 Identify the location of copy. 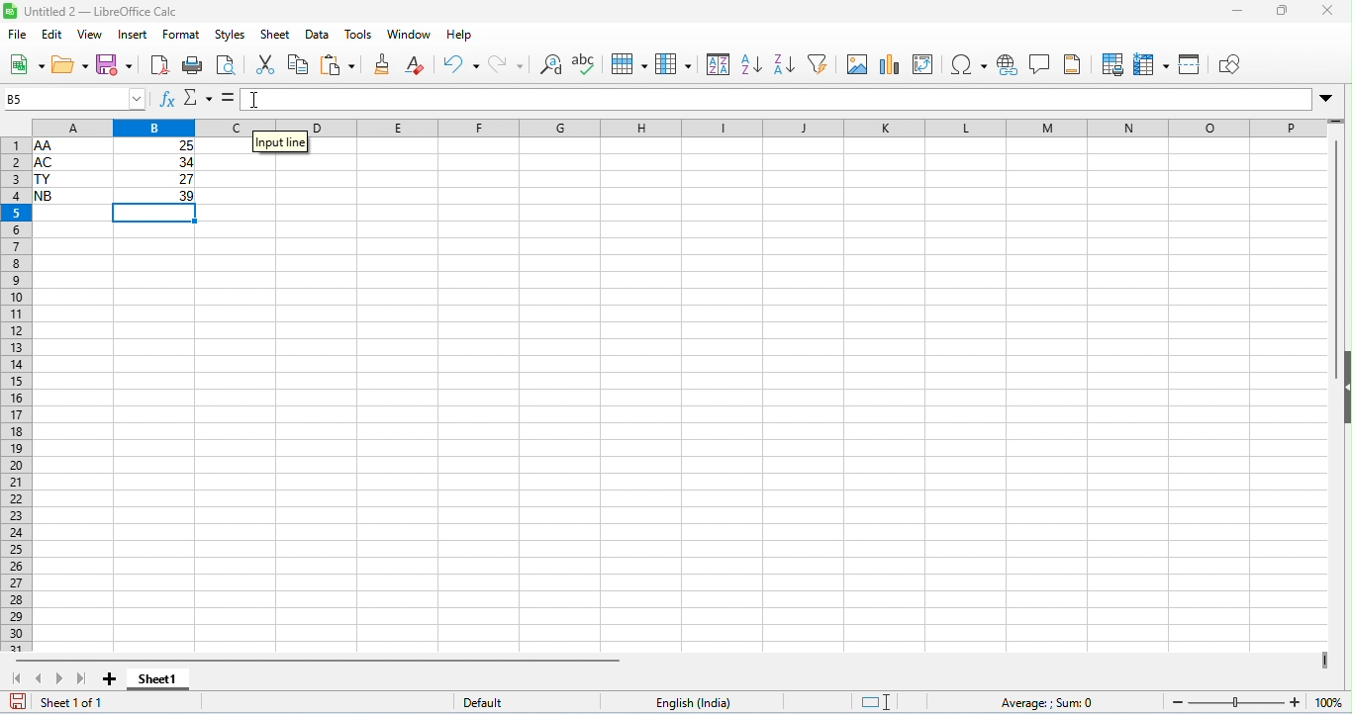
(299, 64).